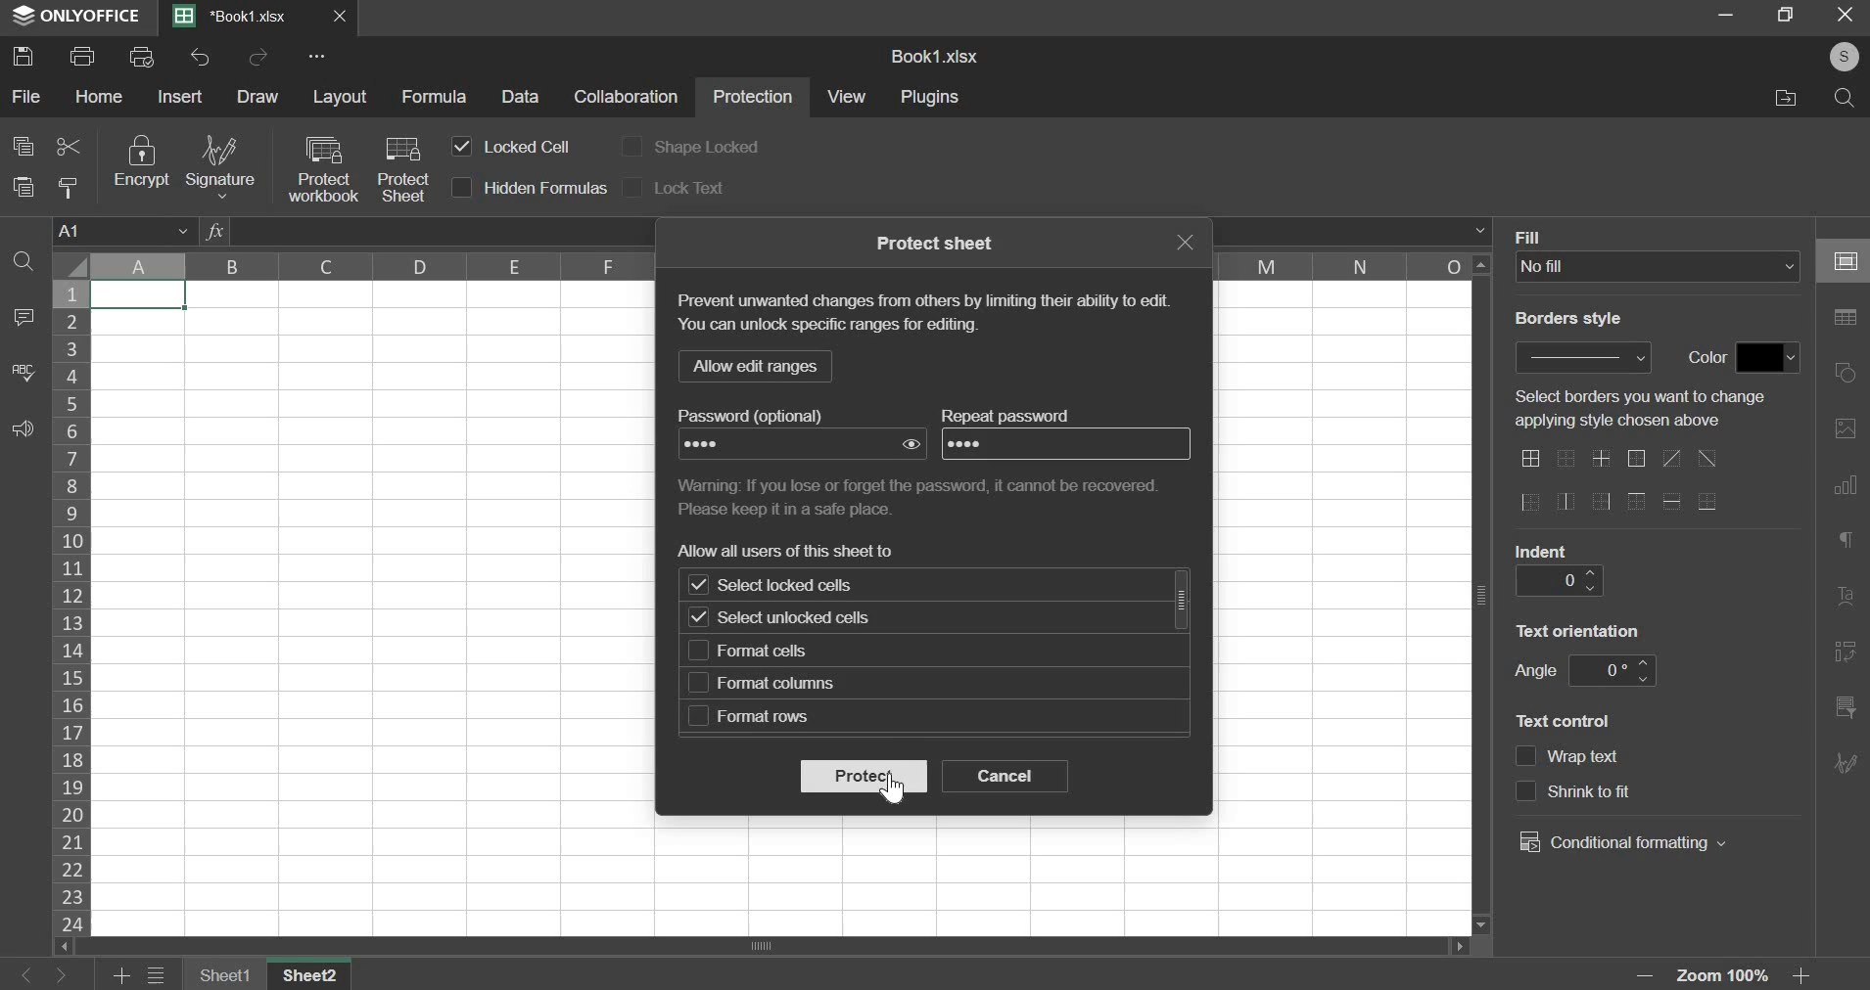 This screenshot has height=990, width=1870. I want to click on color, so click(1704, 358).